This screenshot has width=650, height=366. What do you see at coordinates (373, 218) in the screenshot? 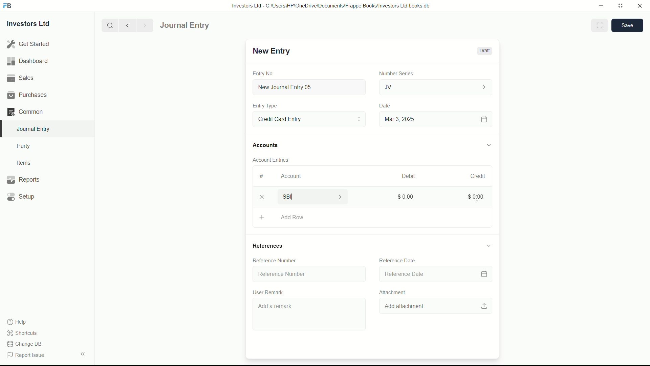
I see `Add Row` at bounding box center [373, 218].